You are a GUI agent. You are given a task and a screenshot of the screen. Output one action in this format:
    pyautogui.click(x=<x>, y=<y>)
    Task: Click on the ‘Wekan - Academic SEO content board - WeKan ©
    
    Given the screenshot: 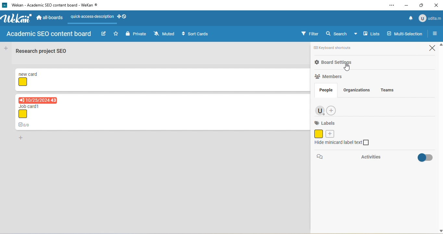 What is the action you would take?
    pyautogui.click(x=57, y=5)
    